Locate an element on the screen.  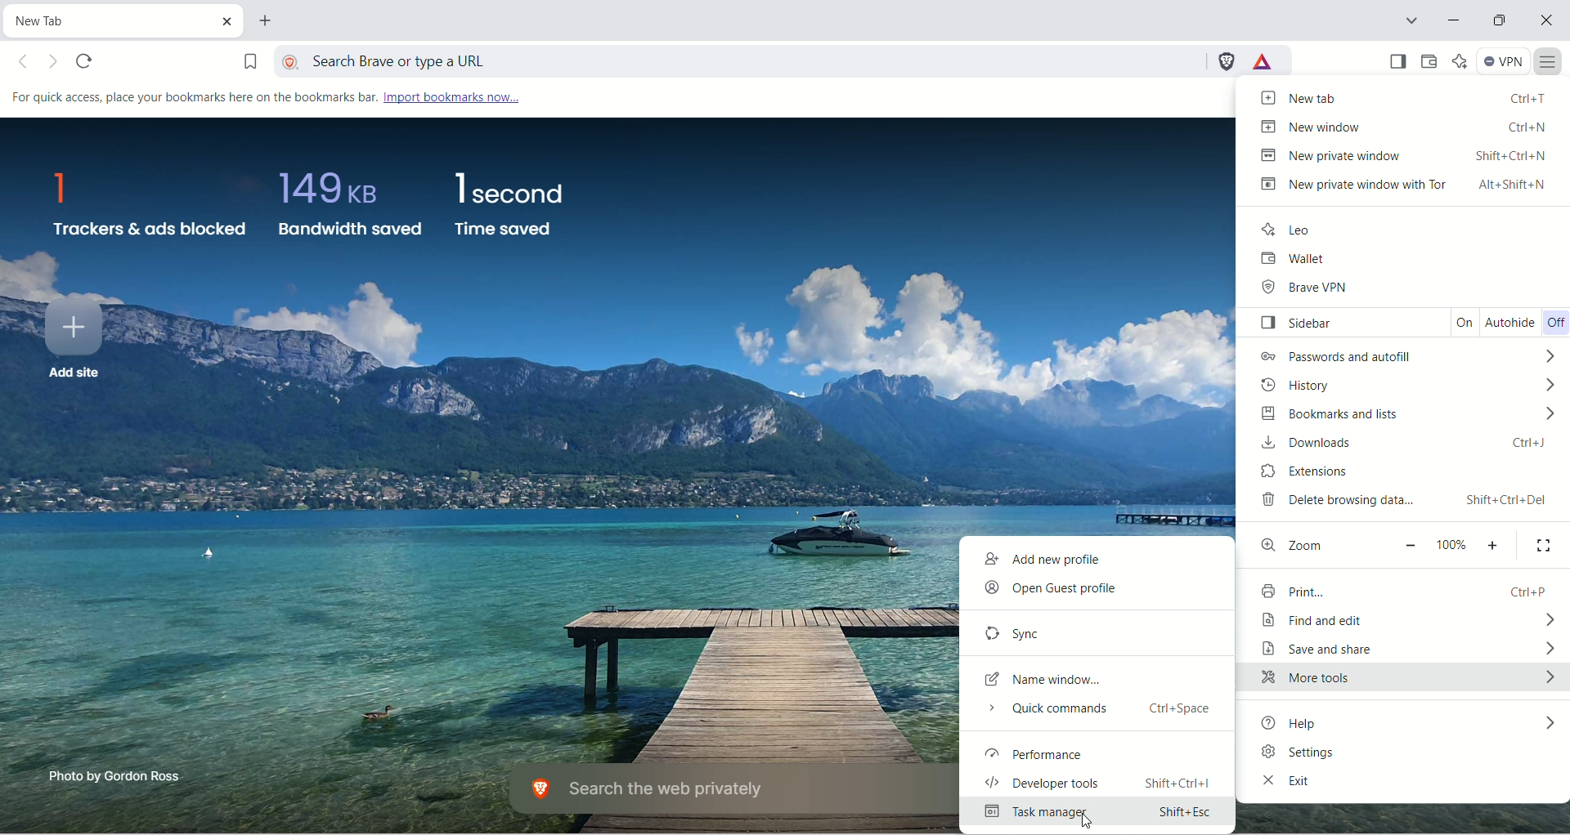
downloads is located at coordinates (1406, 444).